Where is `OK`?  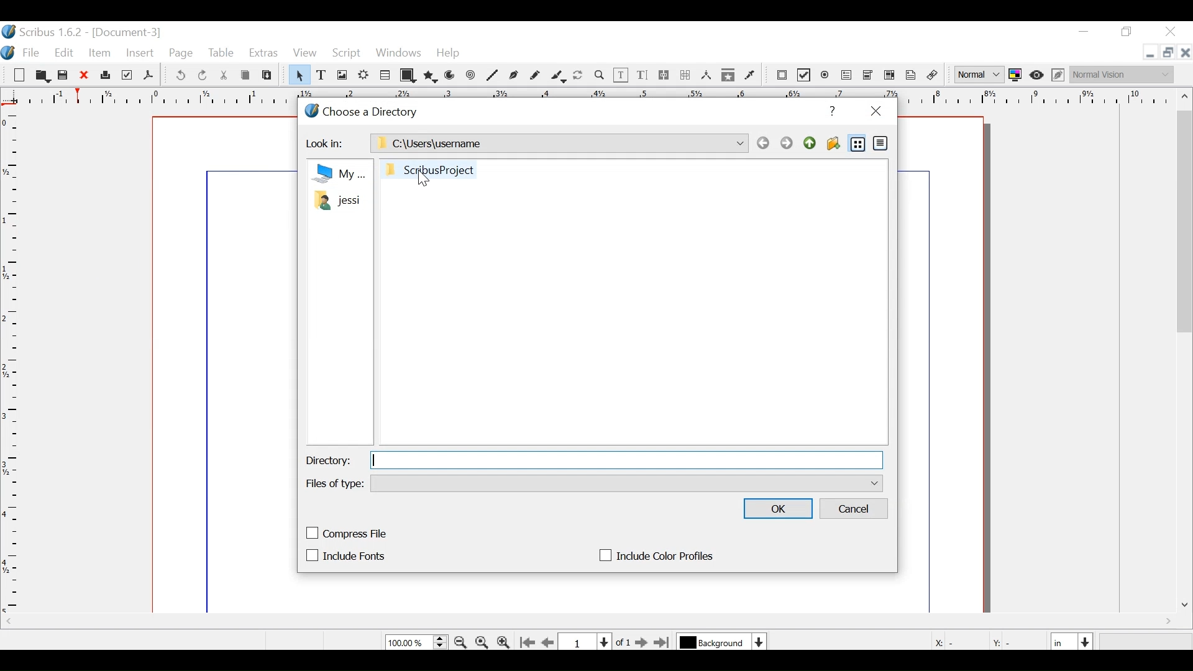 OK is located at coordinates (777, 508).